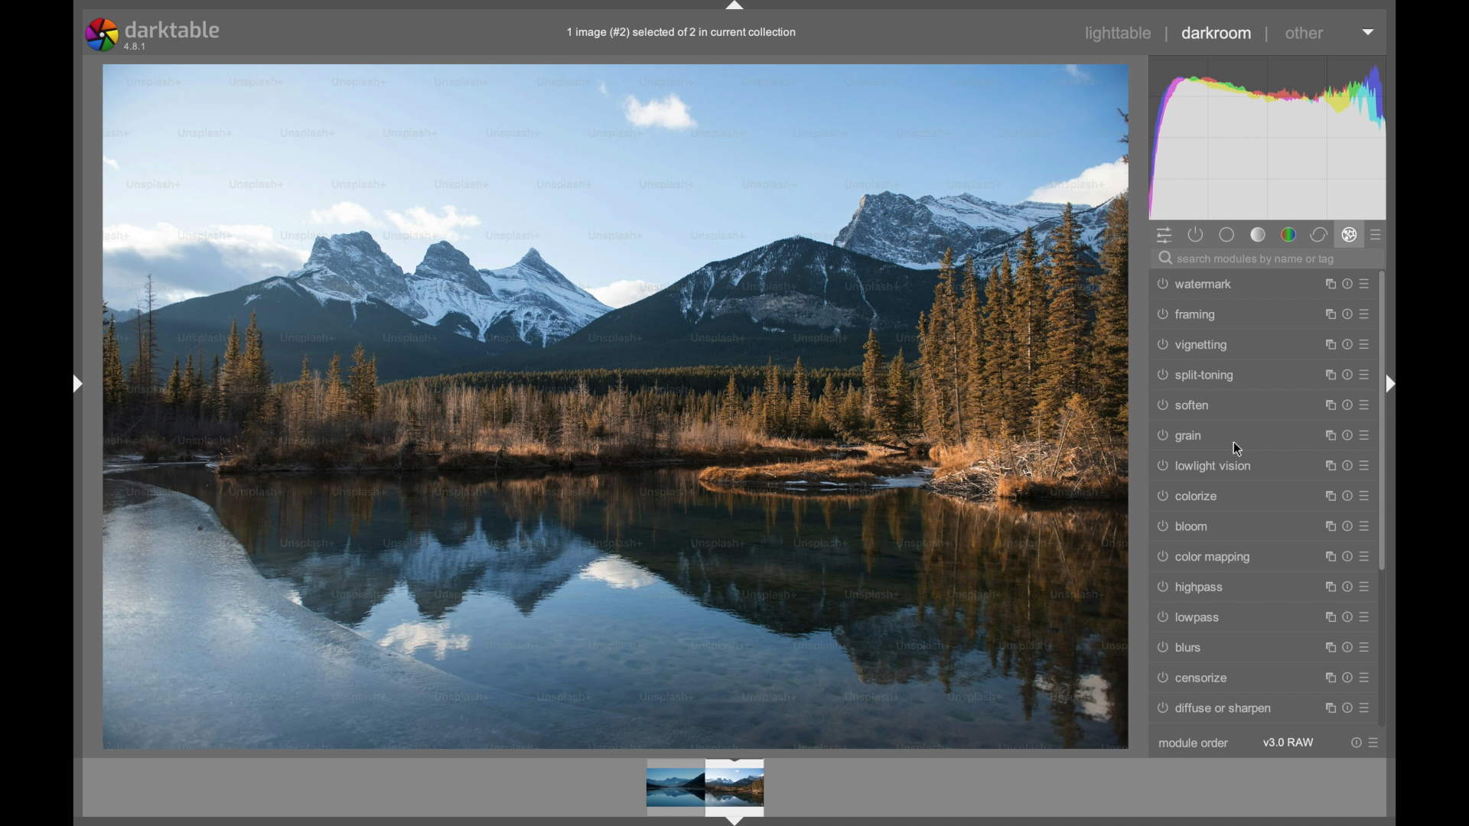 This screenshot has width=1469, height=826. What do you see at coordinates (1213, 708) in the screenshot?
I see `diffuse or sharpen` at bounding box center [1213, 708].